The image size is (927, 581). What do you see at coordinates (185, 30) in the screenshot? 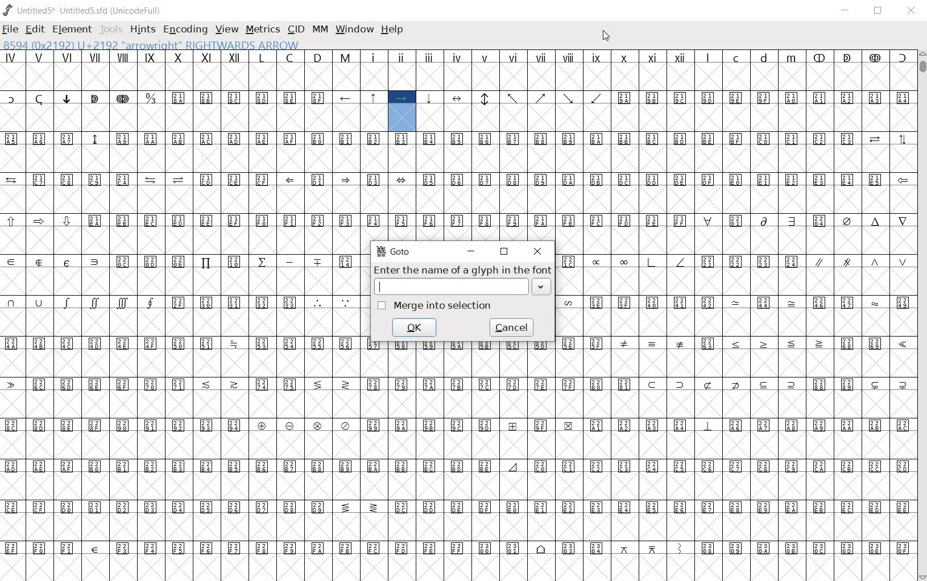
I see `ENCODING` at bounding box center [185, 30].